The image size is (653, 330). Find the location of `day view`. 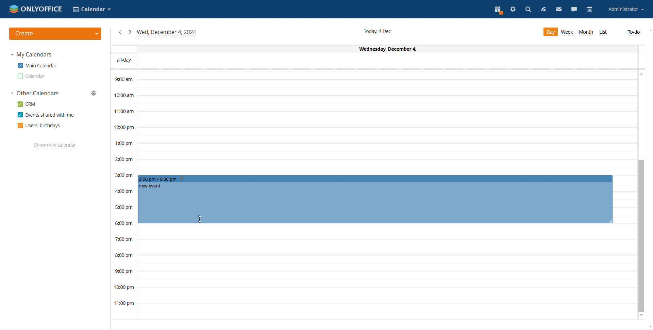

day view is located at coordinates (550, 32).